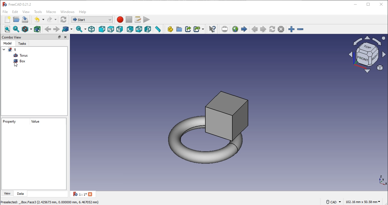 This screenshot has height=205, width=388. Describe the element at coordinates (57, 29) in the screenshot. I see `forward` at that location.